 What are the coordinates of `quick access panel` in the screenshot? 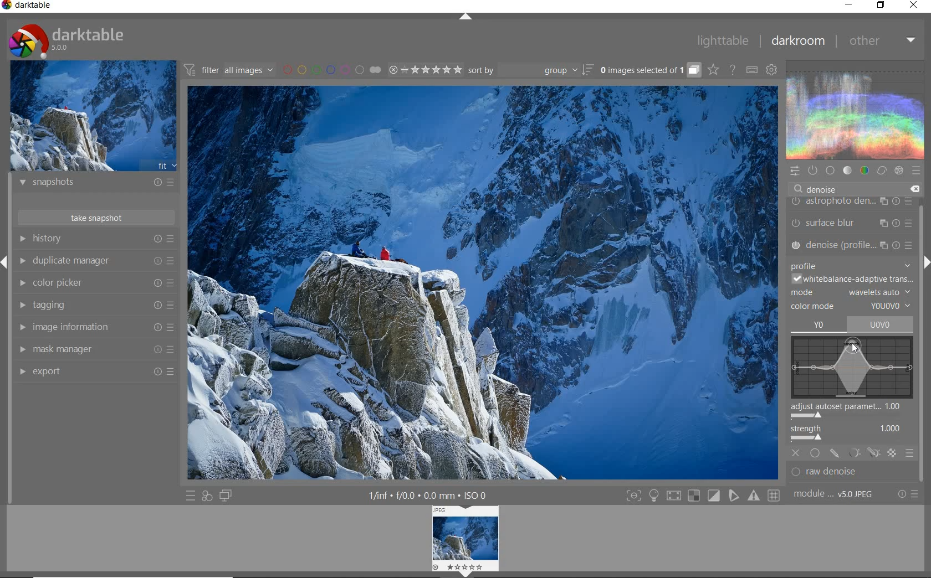 It's located at (794, 171).